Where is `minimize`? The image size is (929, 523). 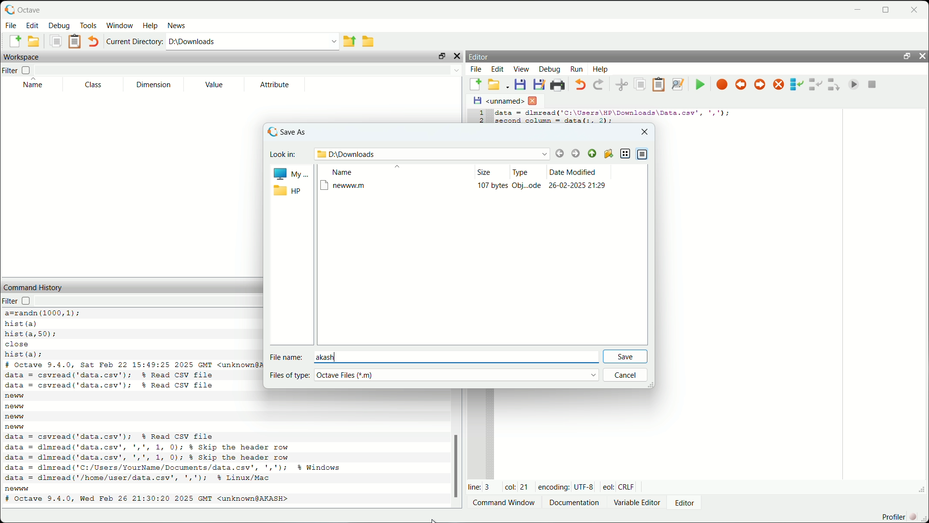
minimize is located at coordinates (858, 7).